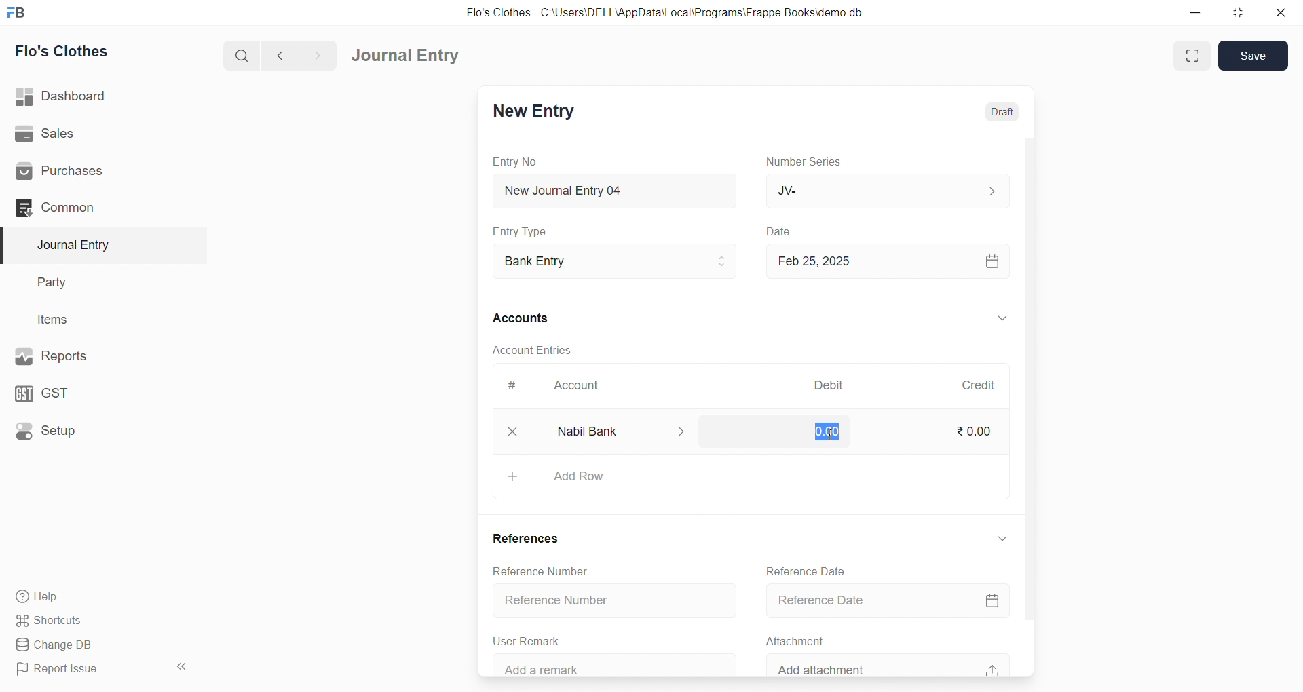  What do you see at coordinates (99, 619) in the screenshot?
I see `Shortcuts` at bounding box center [99, 619].